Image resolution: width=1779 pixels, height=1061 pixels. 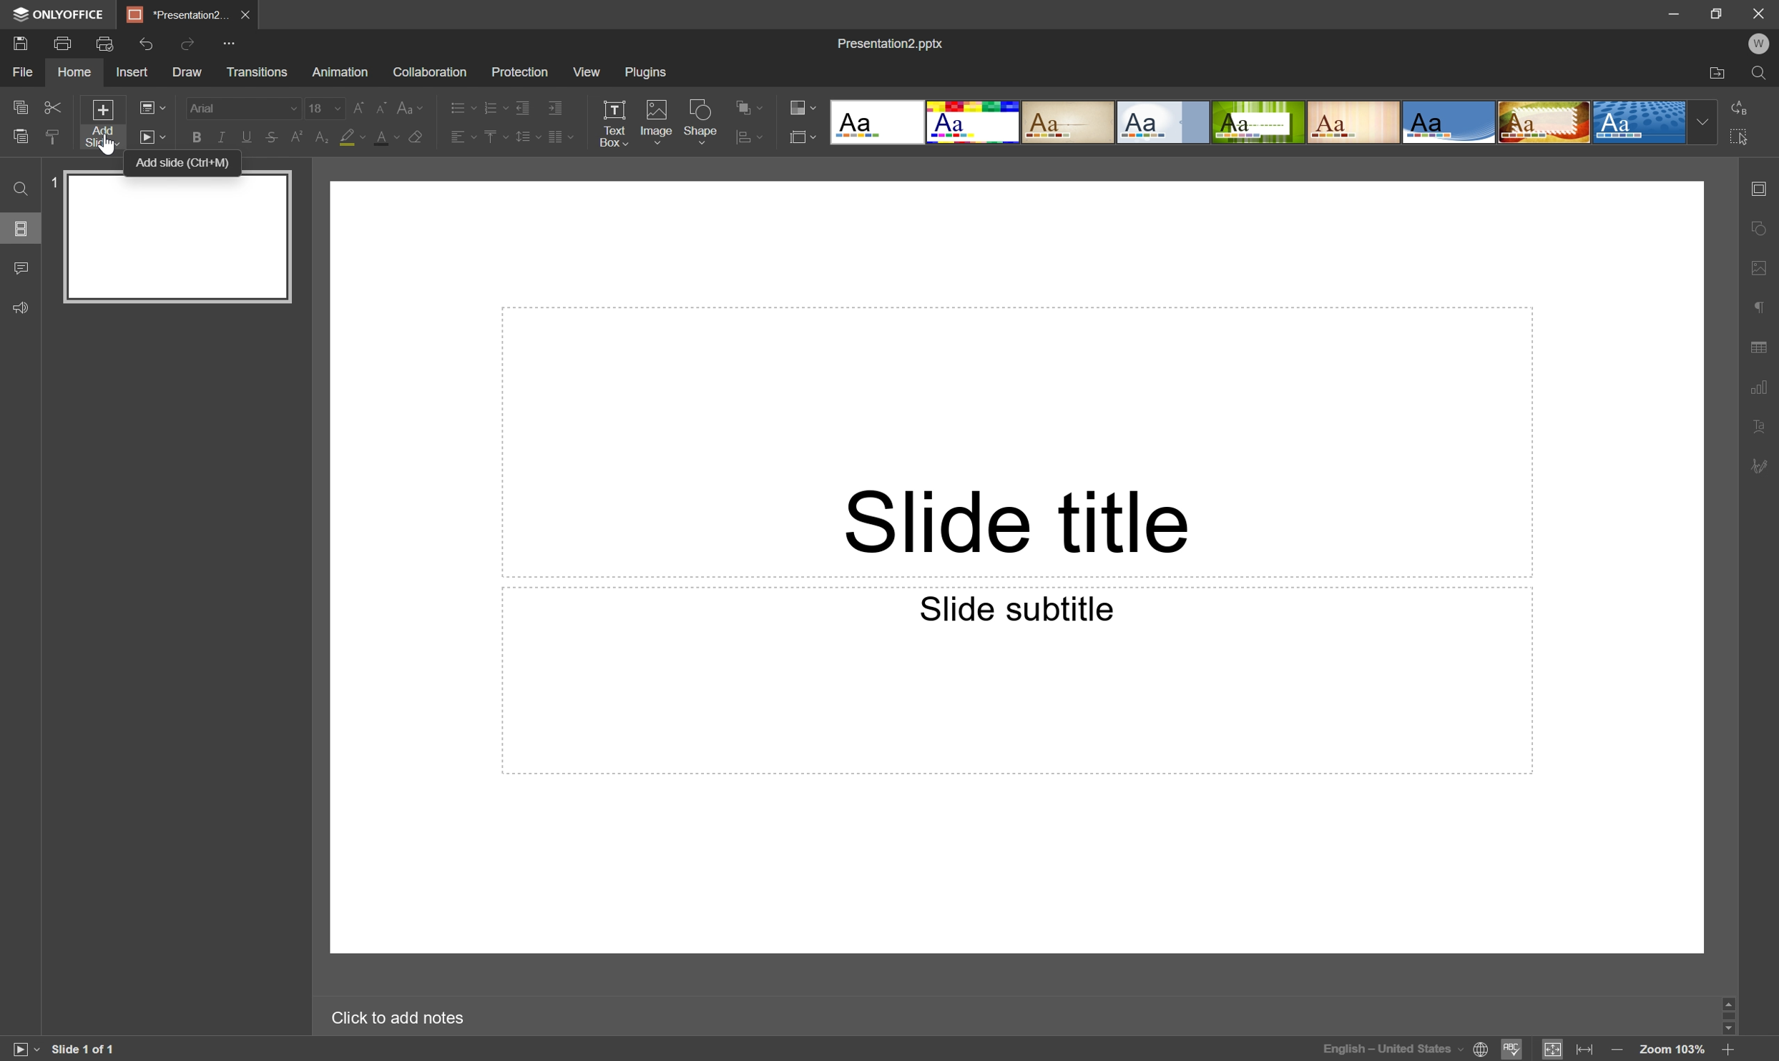 What do you see at coordinates (417, 140) in the screenshot?
I see `Clear style` at bounding box center [417, 140].